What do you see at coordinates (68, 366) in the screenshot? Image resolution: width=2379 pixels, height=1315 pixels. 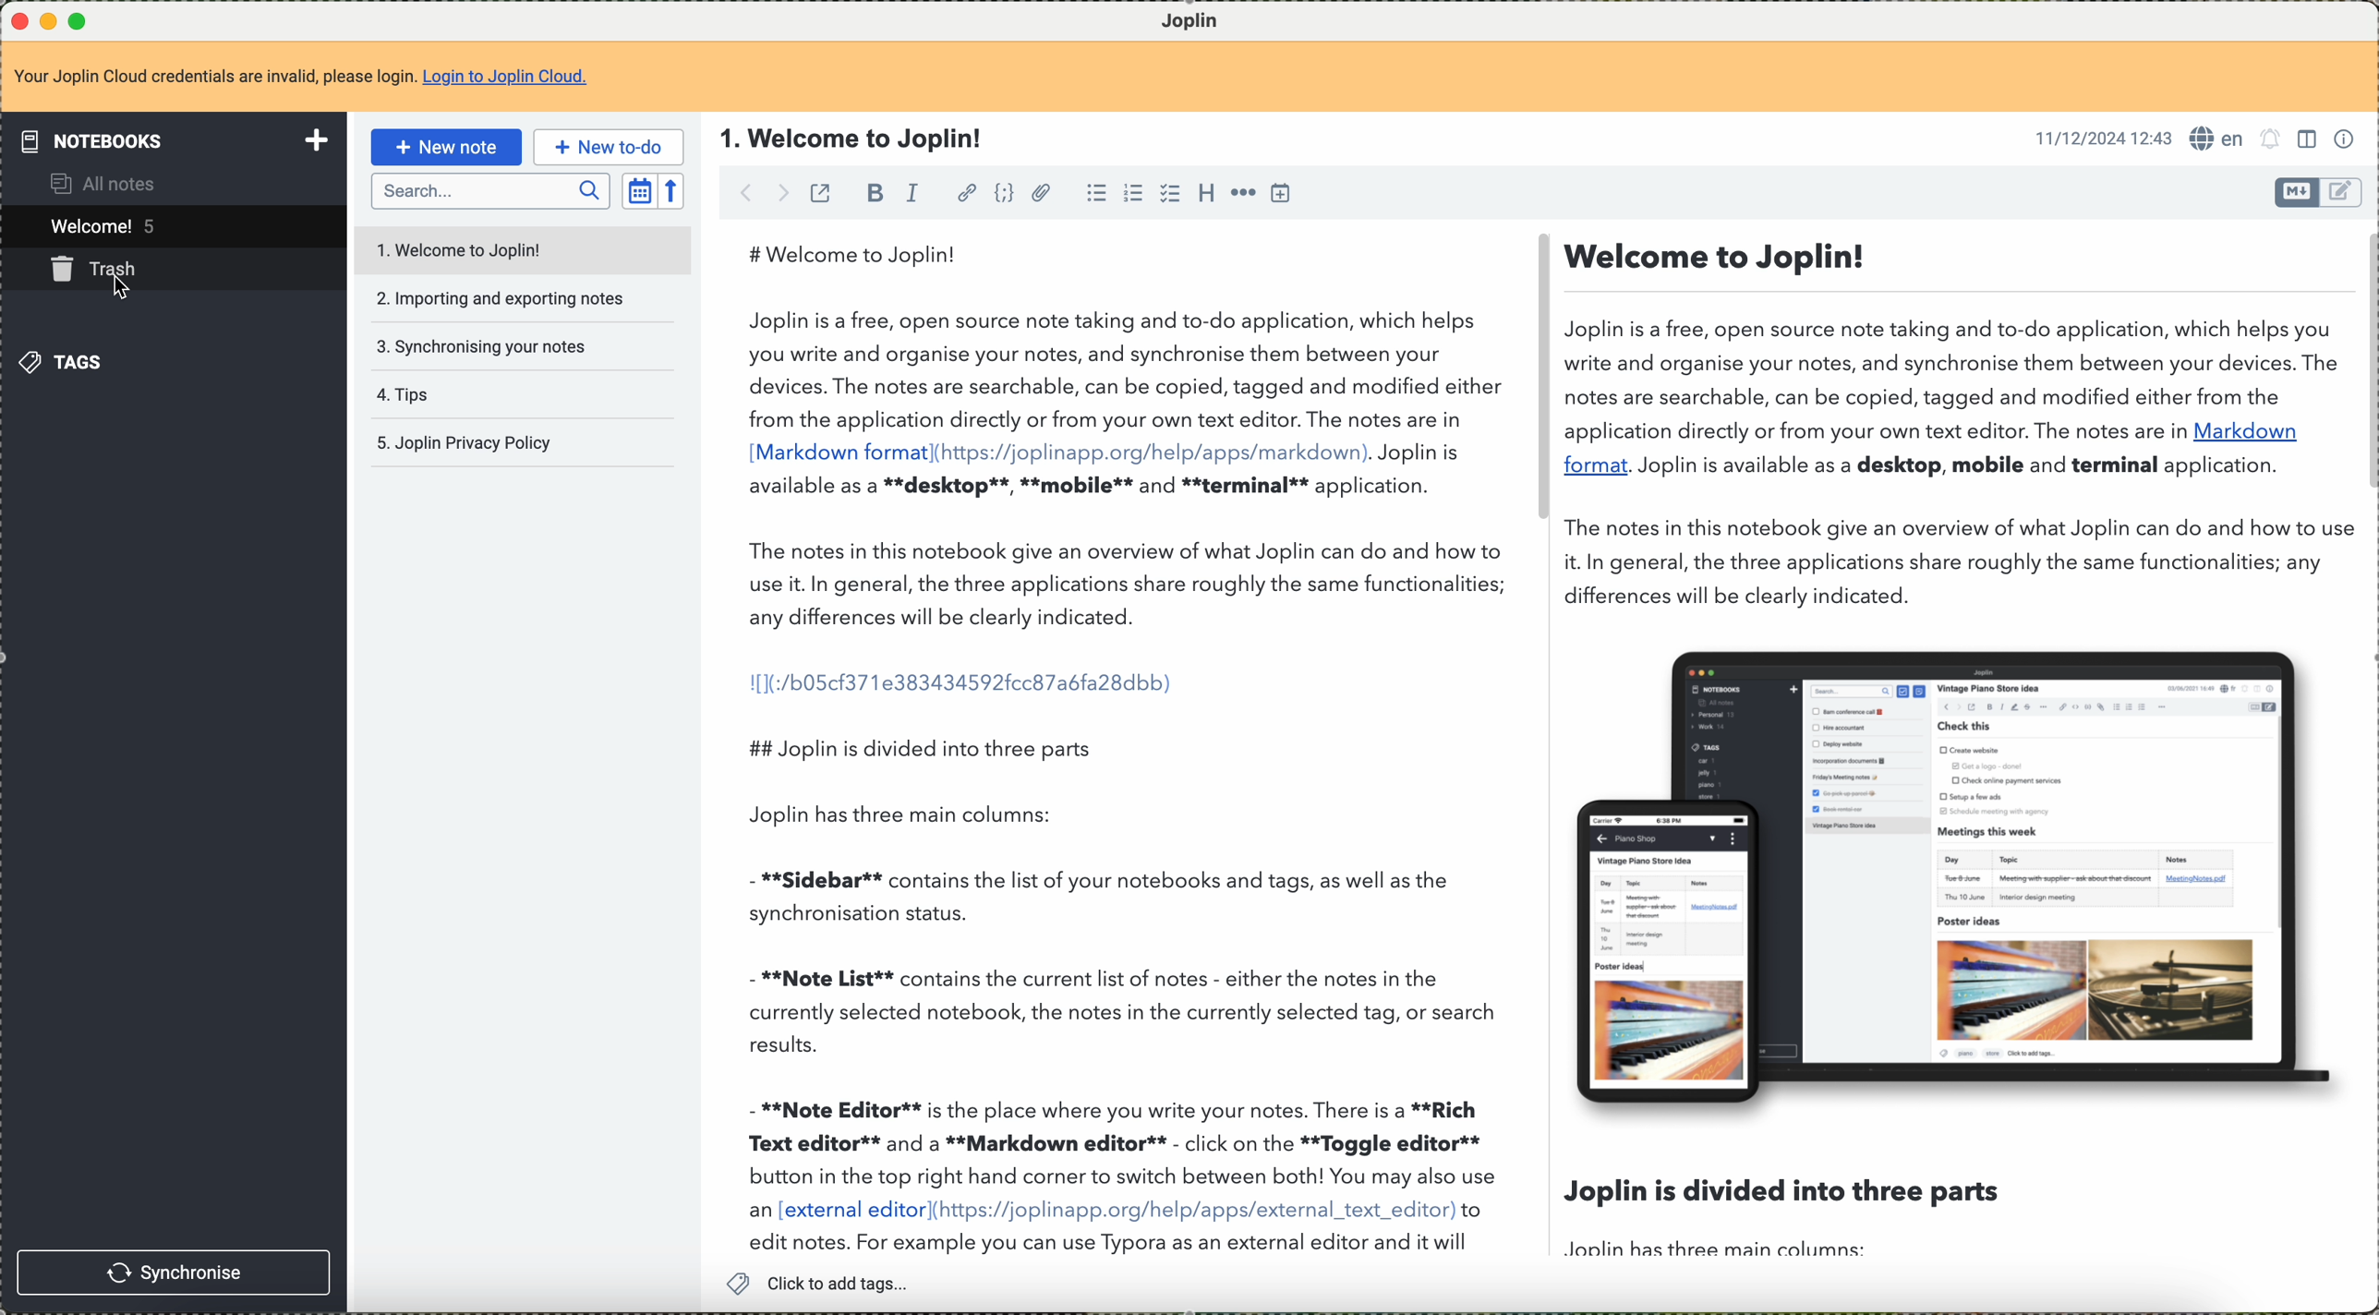 I see `tags` at bounding box center [68, 366].